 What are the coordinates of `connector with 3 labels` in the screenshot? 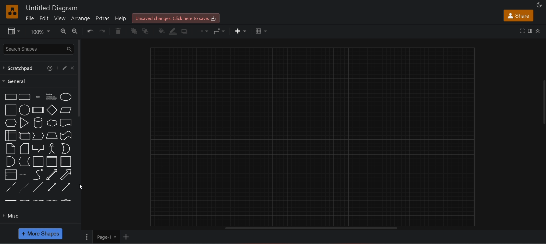 It's located at (52, 200).